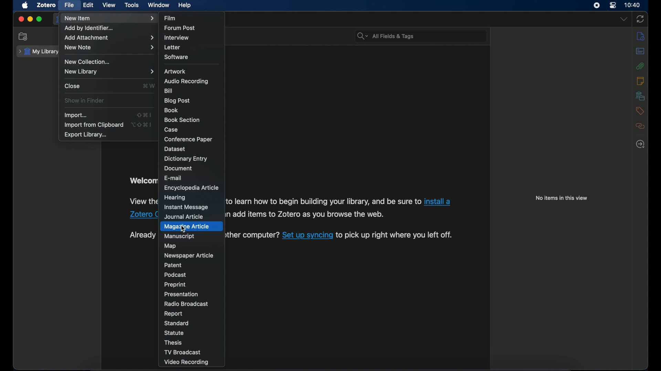 This screenshot has height=371, width=661. I want to click on Zotero Connector, so click(143, 215).